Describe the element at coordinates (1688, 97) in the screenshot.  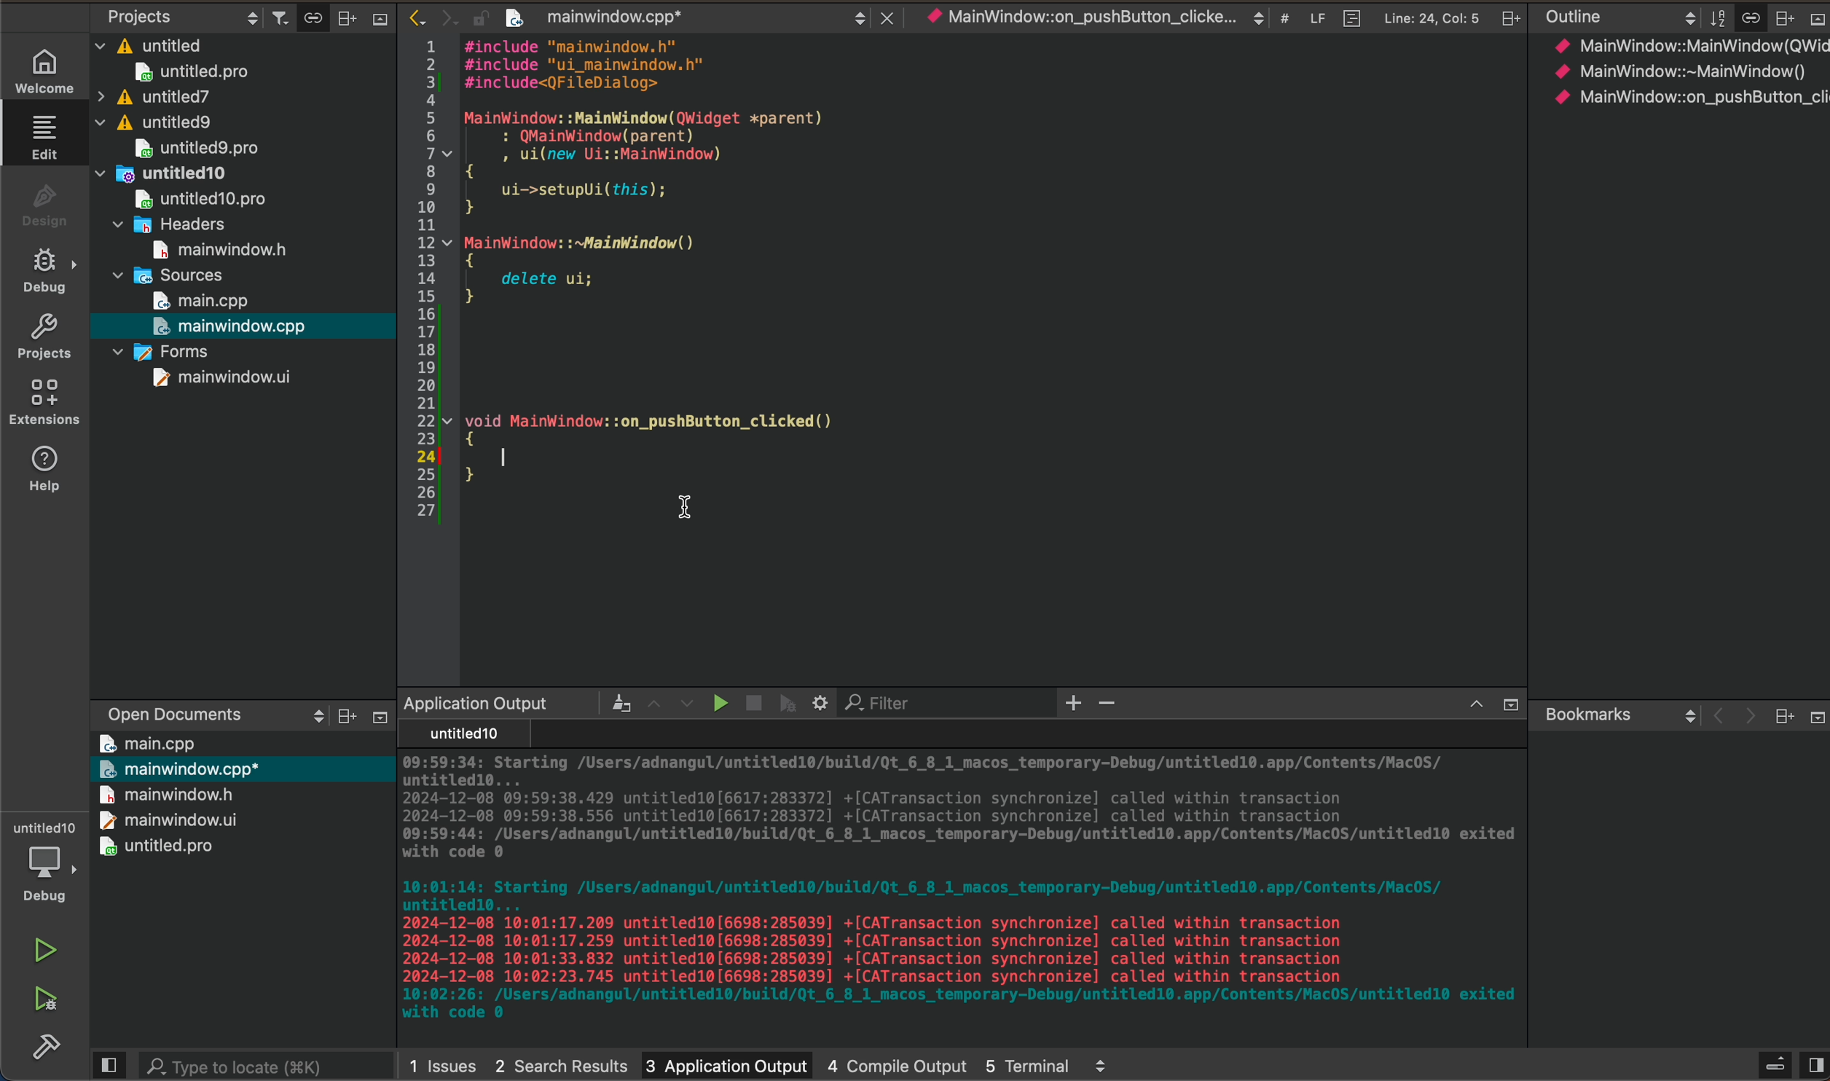
I see `MainWindow::on_pushButton cl` at that location.